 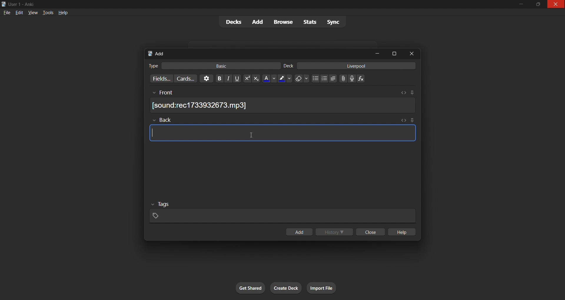 I want to click on decks, so click(x=232, y=22).